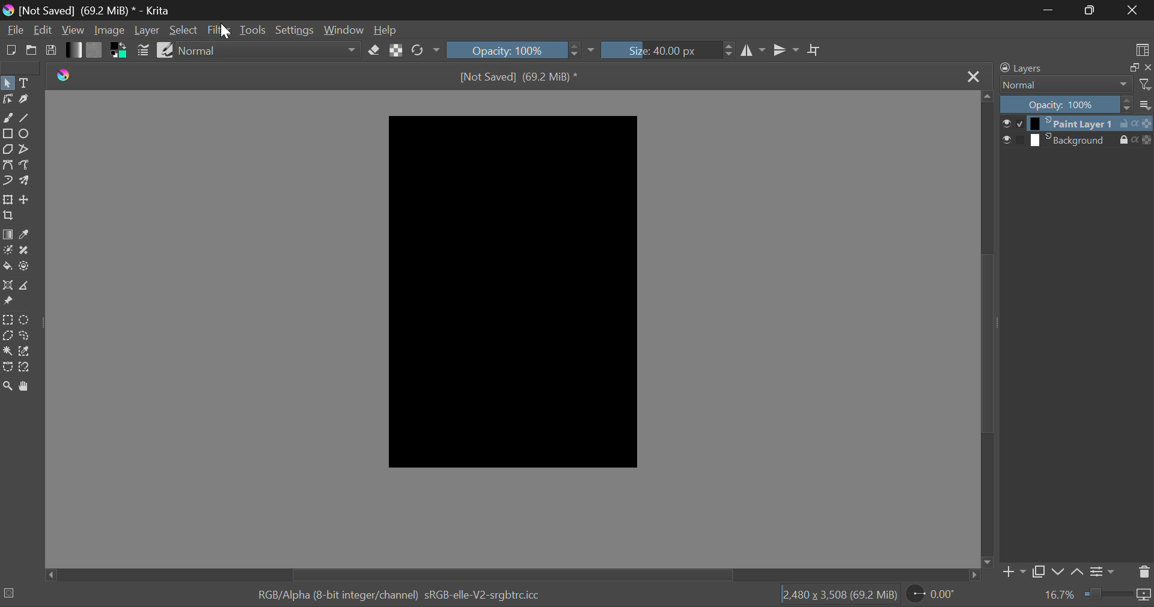  Describe the element at coordinates (25, 234) in the screenshot. I see `Eyedropper` at that location.